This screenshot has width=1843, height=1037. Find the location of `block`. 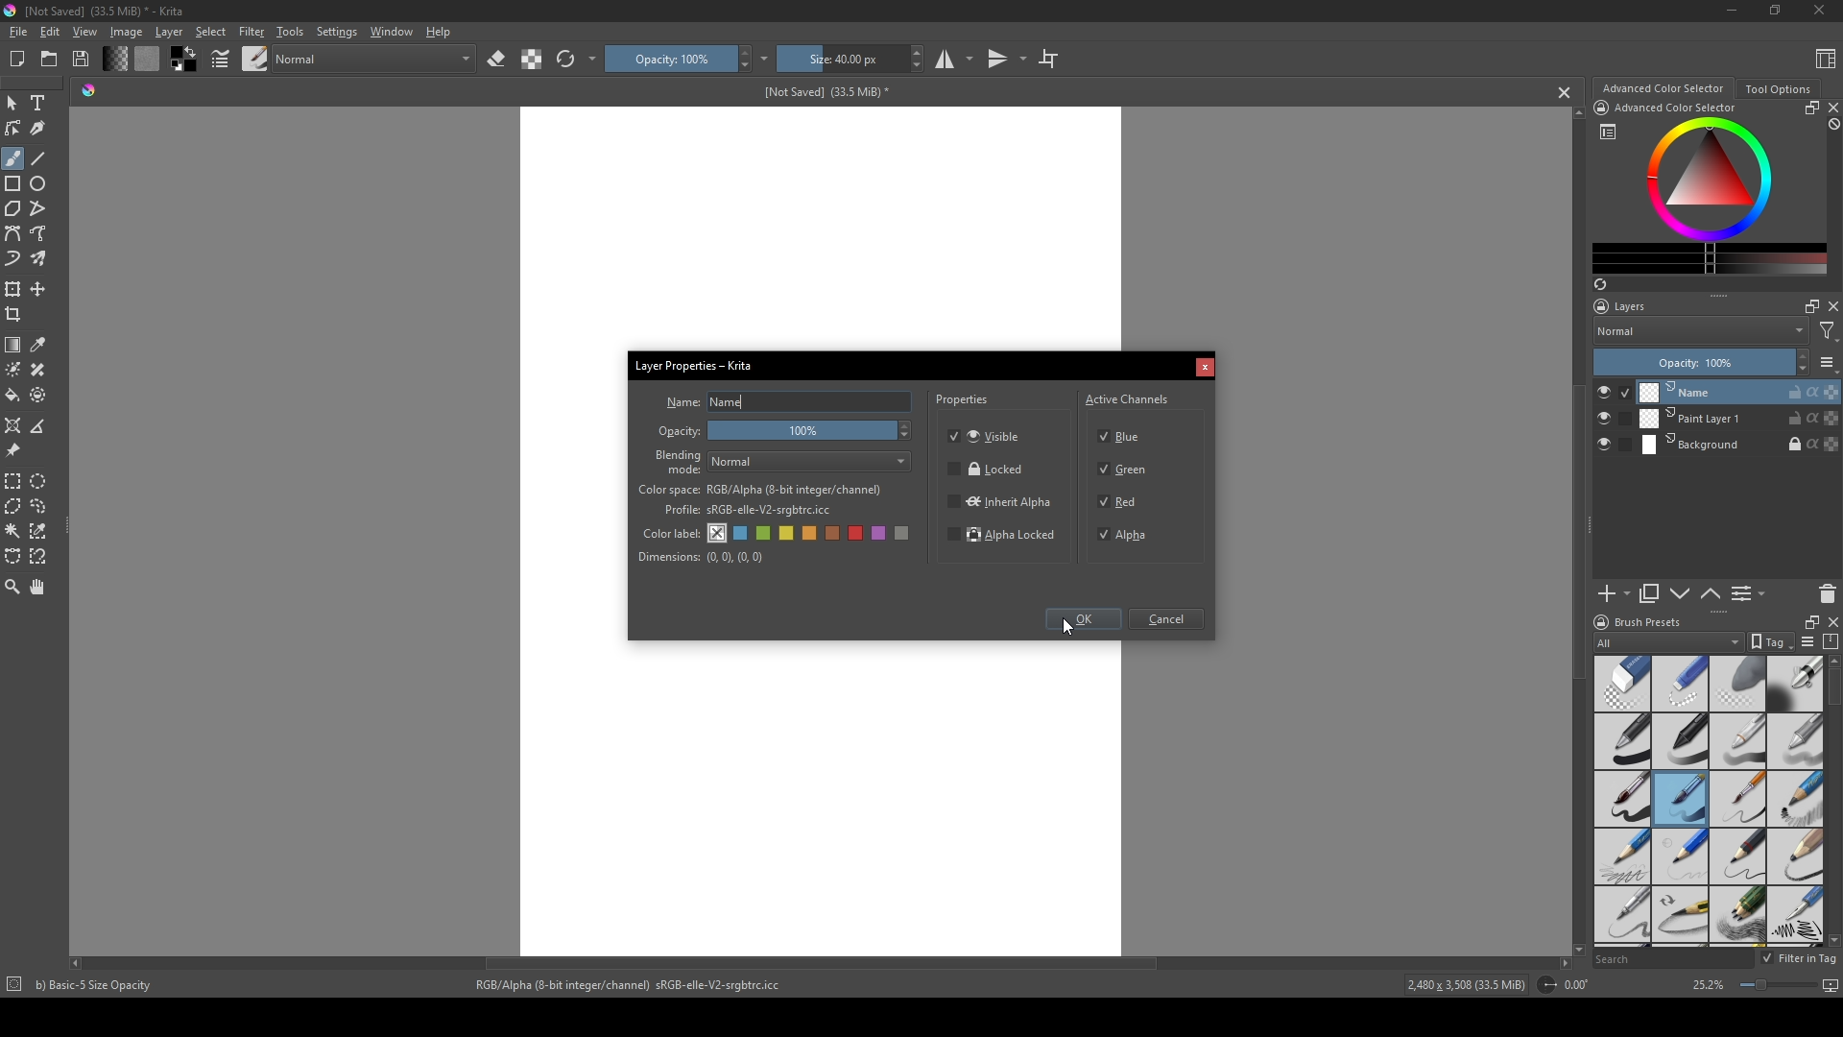

block is located at coordinates (1831, 125).